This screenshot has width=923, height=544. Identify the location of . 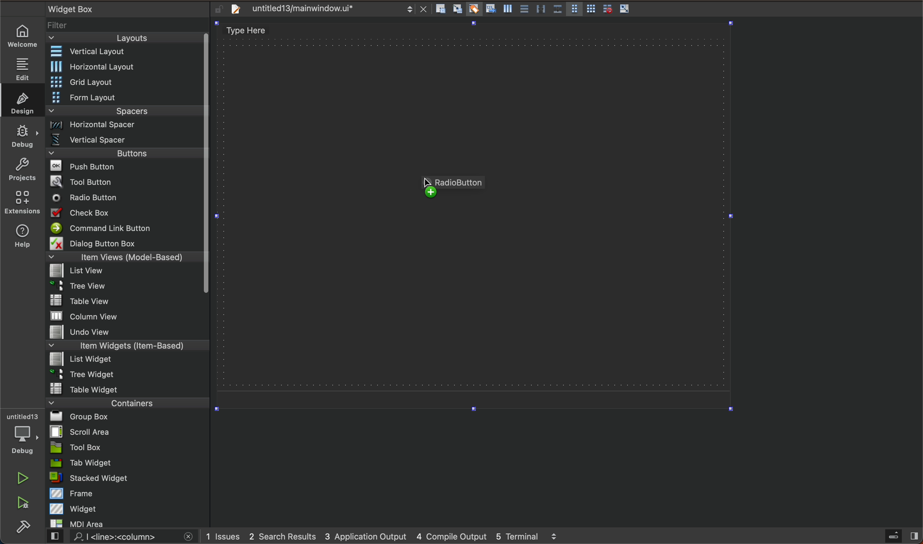
(130, 67).